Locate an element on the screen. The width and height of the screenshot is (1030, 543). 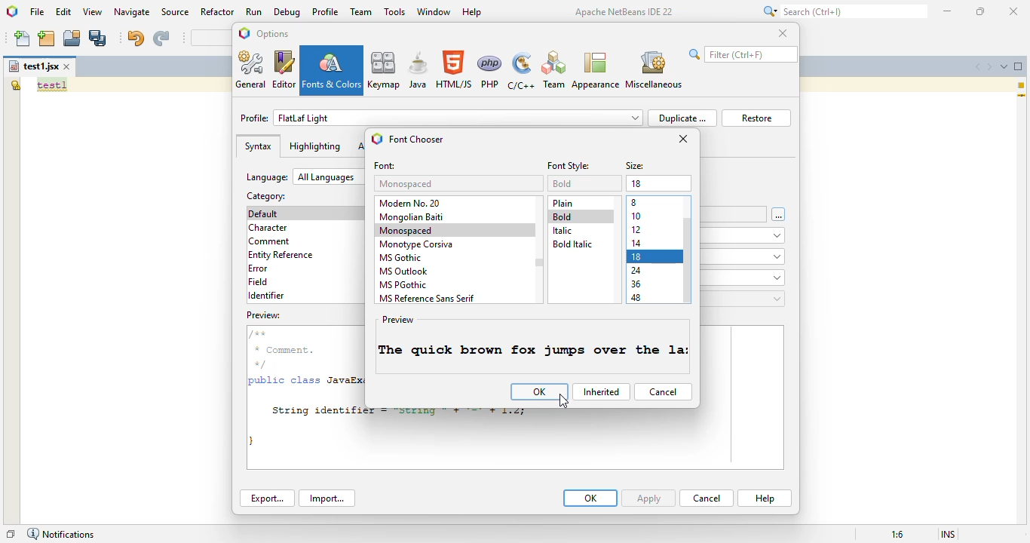
debug is located at coordinates (288, 12).